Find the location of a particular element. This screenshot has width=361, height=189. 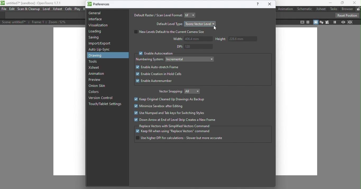

level is located at coordinates (47, 9).